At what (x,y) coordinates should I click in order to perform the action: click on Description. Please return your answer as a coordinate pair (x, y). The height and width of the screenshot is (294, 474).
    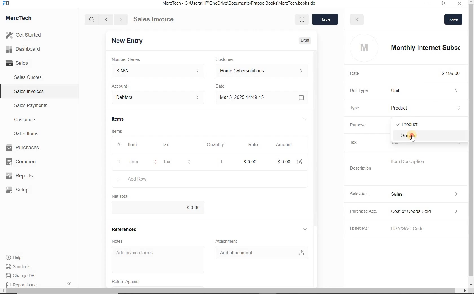
    Looking at the image, I should click on (364, 168).